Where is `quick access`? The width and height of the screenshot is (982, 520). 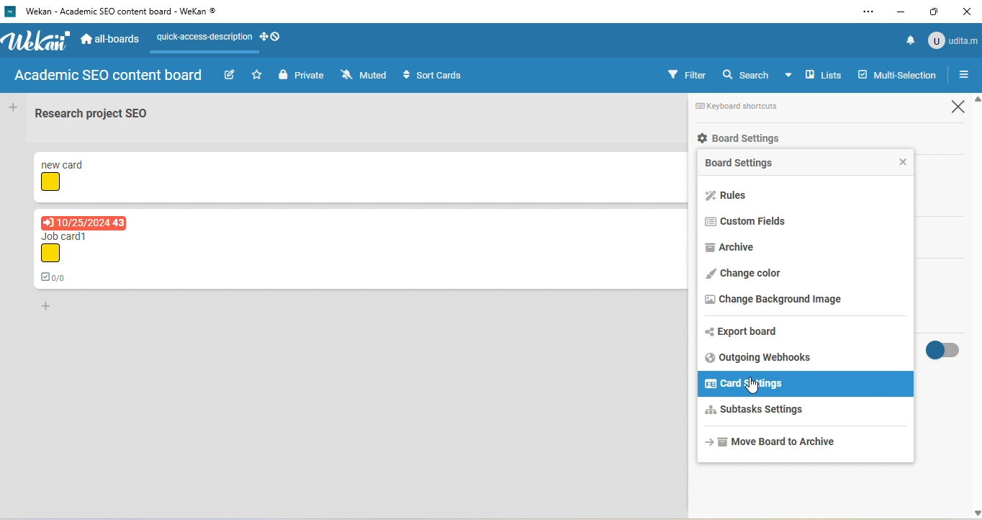 quick access is located at coordinates (222, 37).